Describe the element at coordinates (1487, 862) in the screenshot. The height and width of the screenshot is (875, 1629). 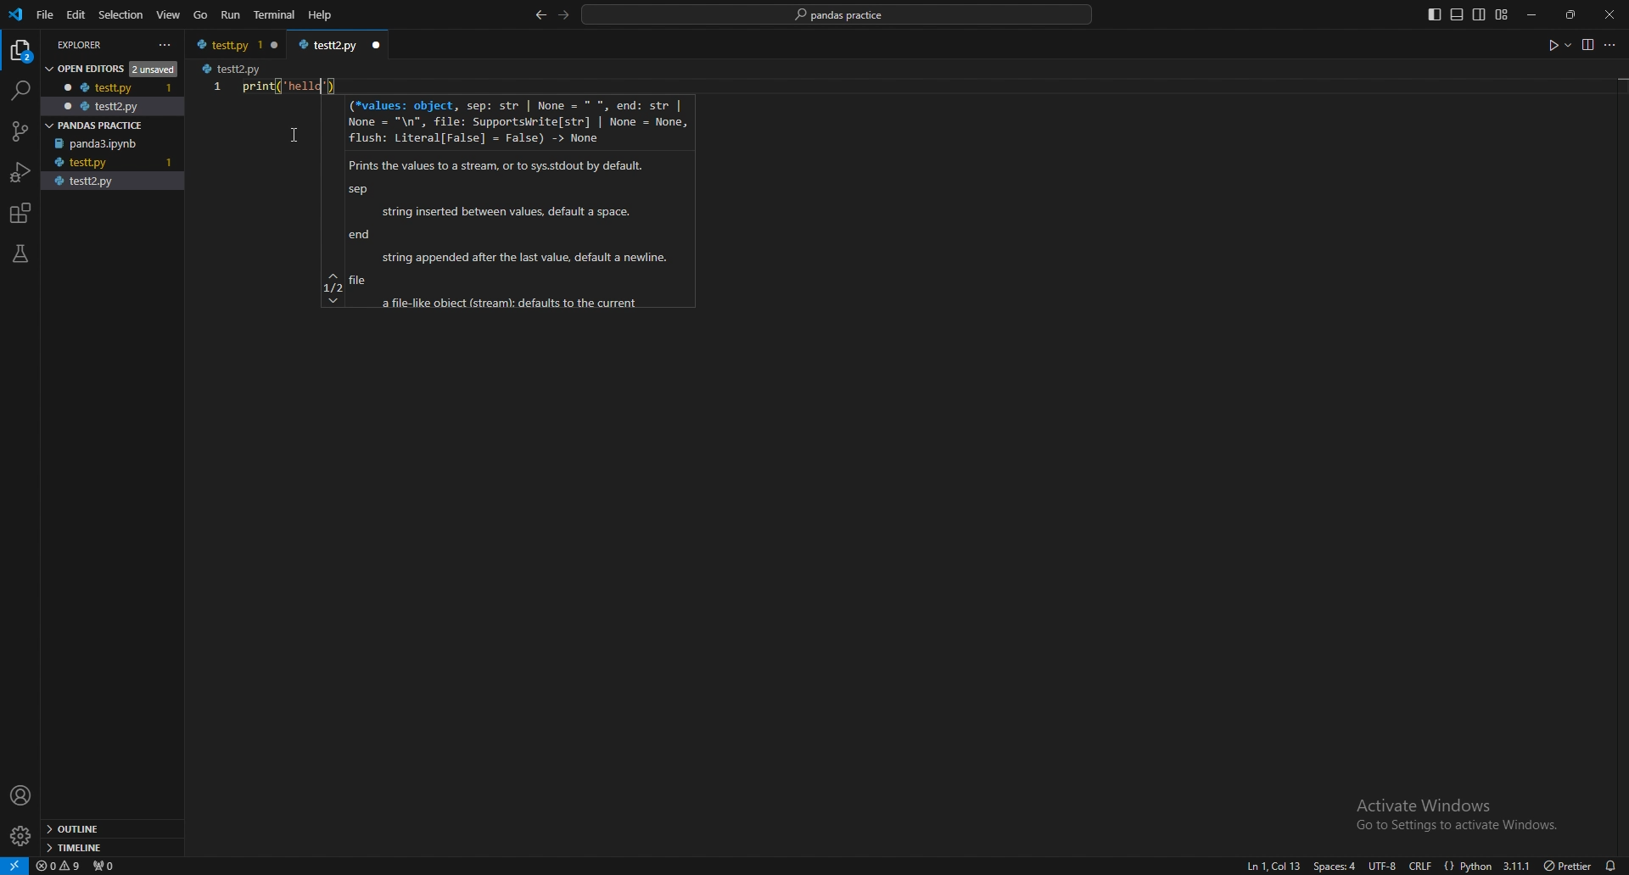
I see `{} Python 3.11.1` at that location.